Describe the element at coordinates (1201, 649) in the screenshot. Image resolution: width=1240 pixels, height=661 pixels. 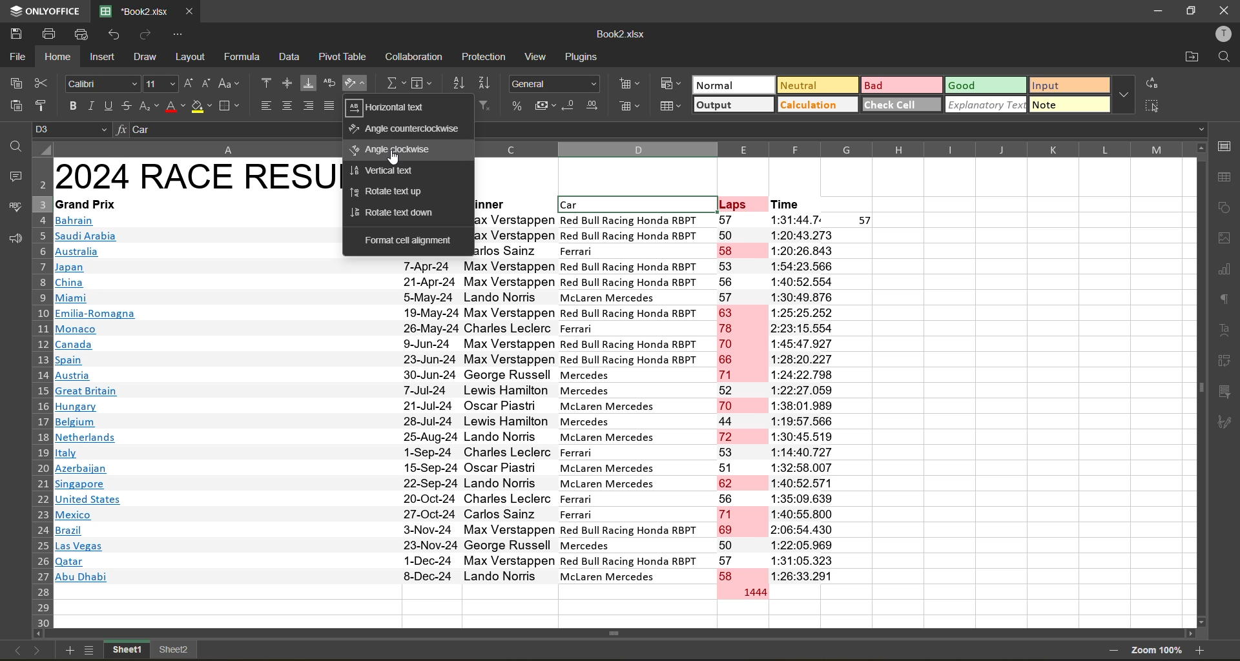
I see `zoom in` at that location.